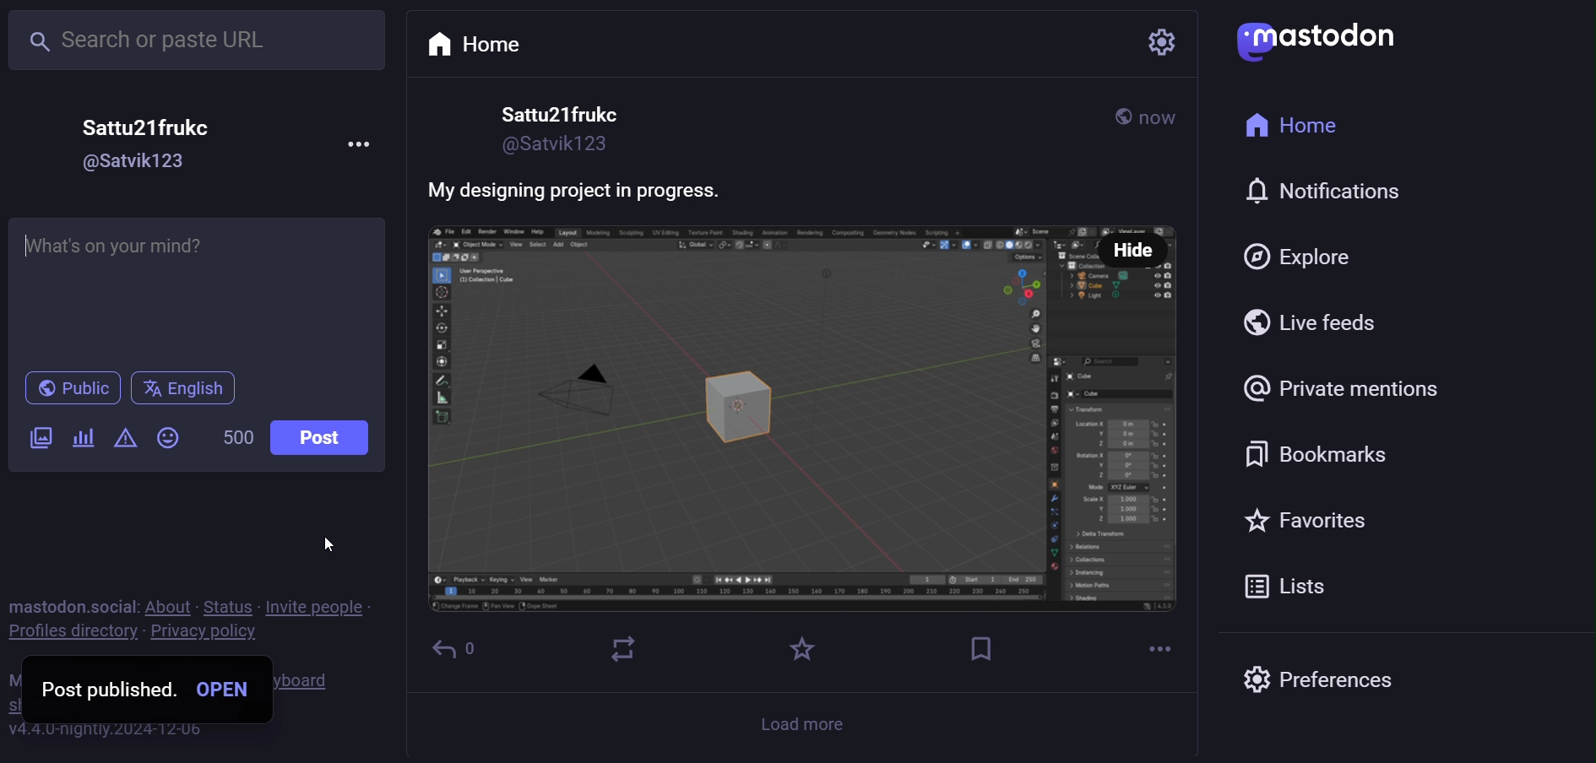 The width and height of the screenshot is (1596, 763). Describe the element at coordinates (577, 191) in the screenshot. I see `caption` at that location.